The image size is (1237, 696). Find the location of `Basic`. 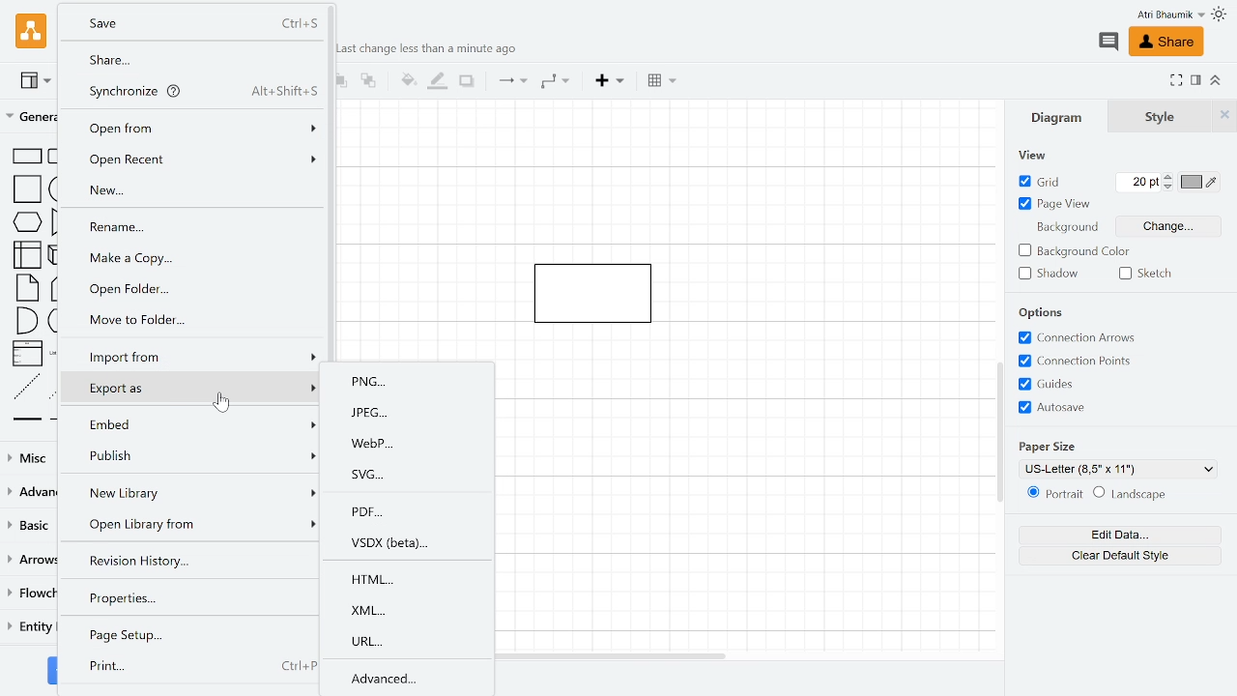

Basic is located at coordinates (28, 524).